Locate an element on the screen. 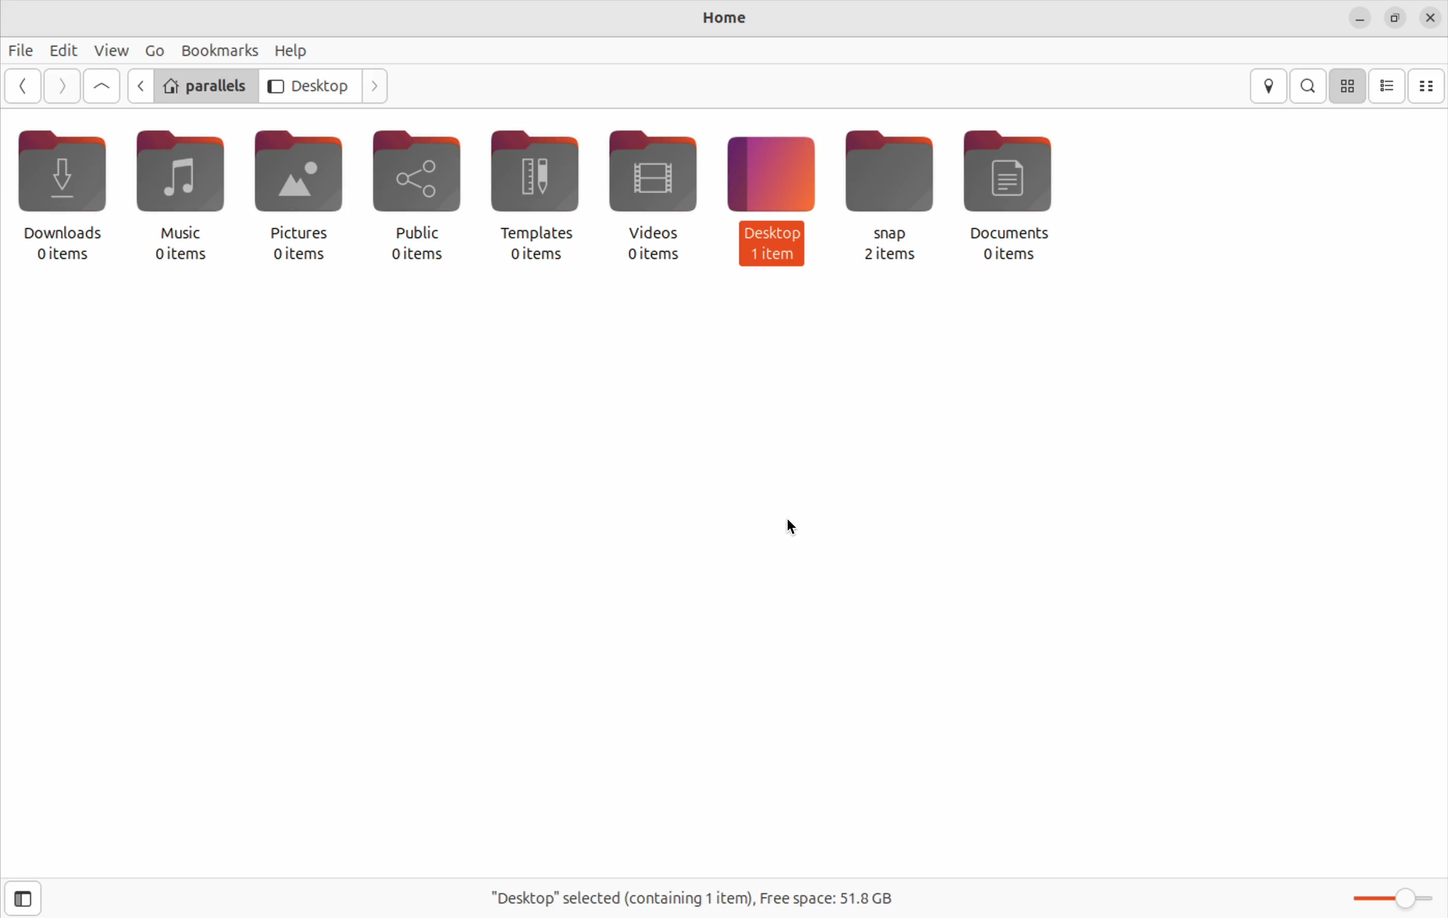 The image size is (1448, 918). list view is located at coordinates (1387, 85).